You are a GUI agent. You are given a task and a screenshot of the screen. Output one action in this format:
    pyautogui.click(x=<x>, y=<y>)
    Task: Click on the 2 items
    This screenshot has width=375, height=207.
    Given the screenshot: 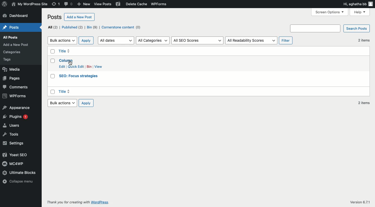 What is the action you would take?
    pyautogui.click(x=365, y=72)
    